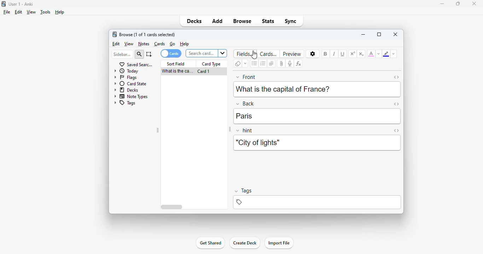  I want to click on edit, so click(18, 12).